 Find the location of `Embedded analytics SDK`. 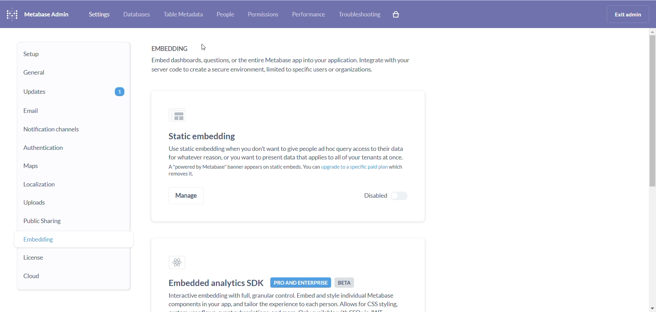

Embedded analytics SDK is located at coordinates (214, 283).